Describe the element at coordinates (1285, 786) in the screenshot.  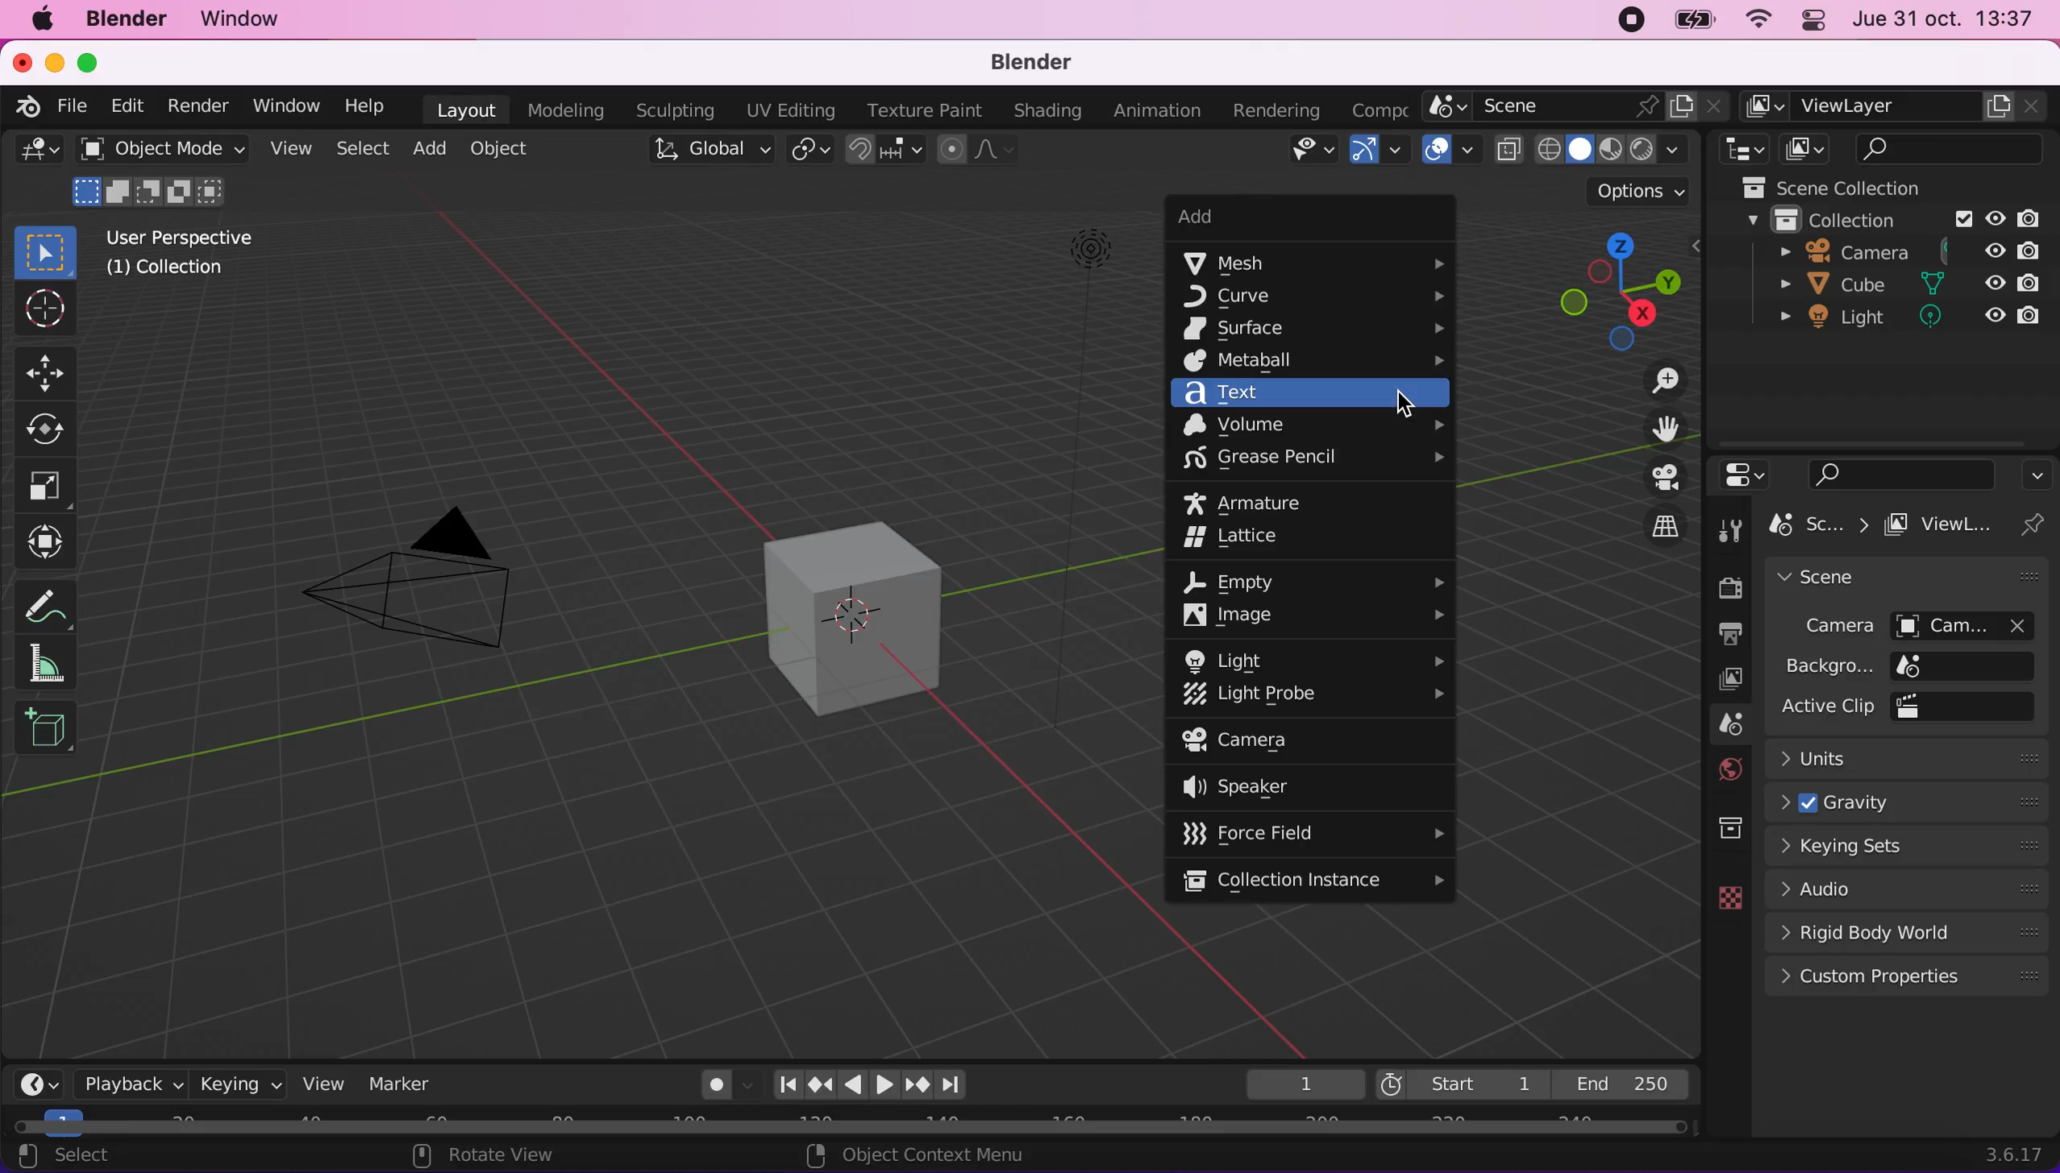
I see `speaker` at that location.